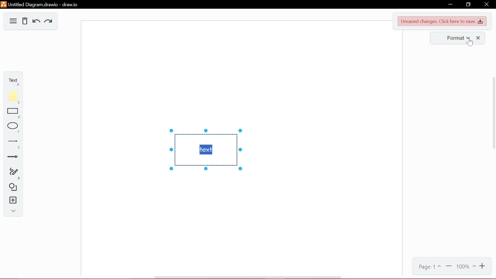 Image resolution: width=496 pixels, height=279 pixels. I want to click on undo, so click(36, 22).